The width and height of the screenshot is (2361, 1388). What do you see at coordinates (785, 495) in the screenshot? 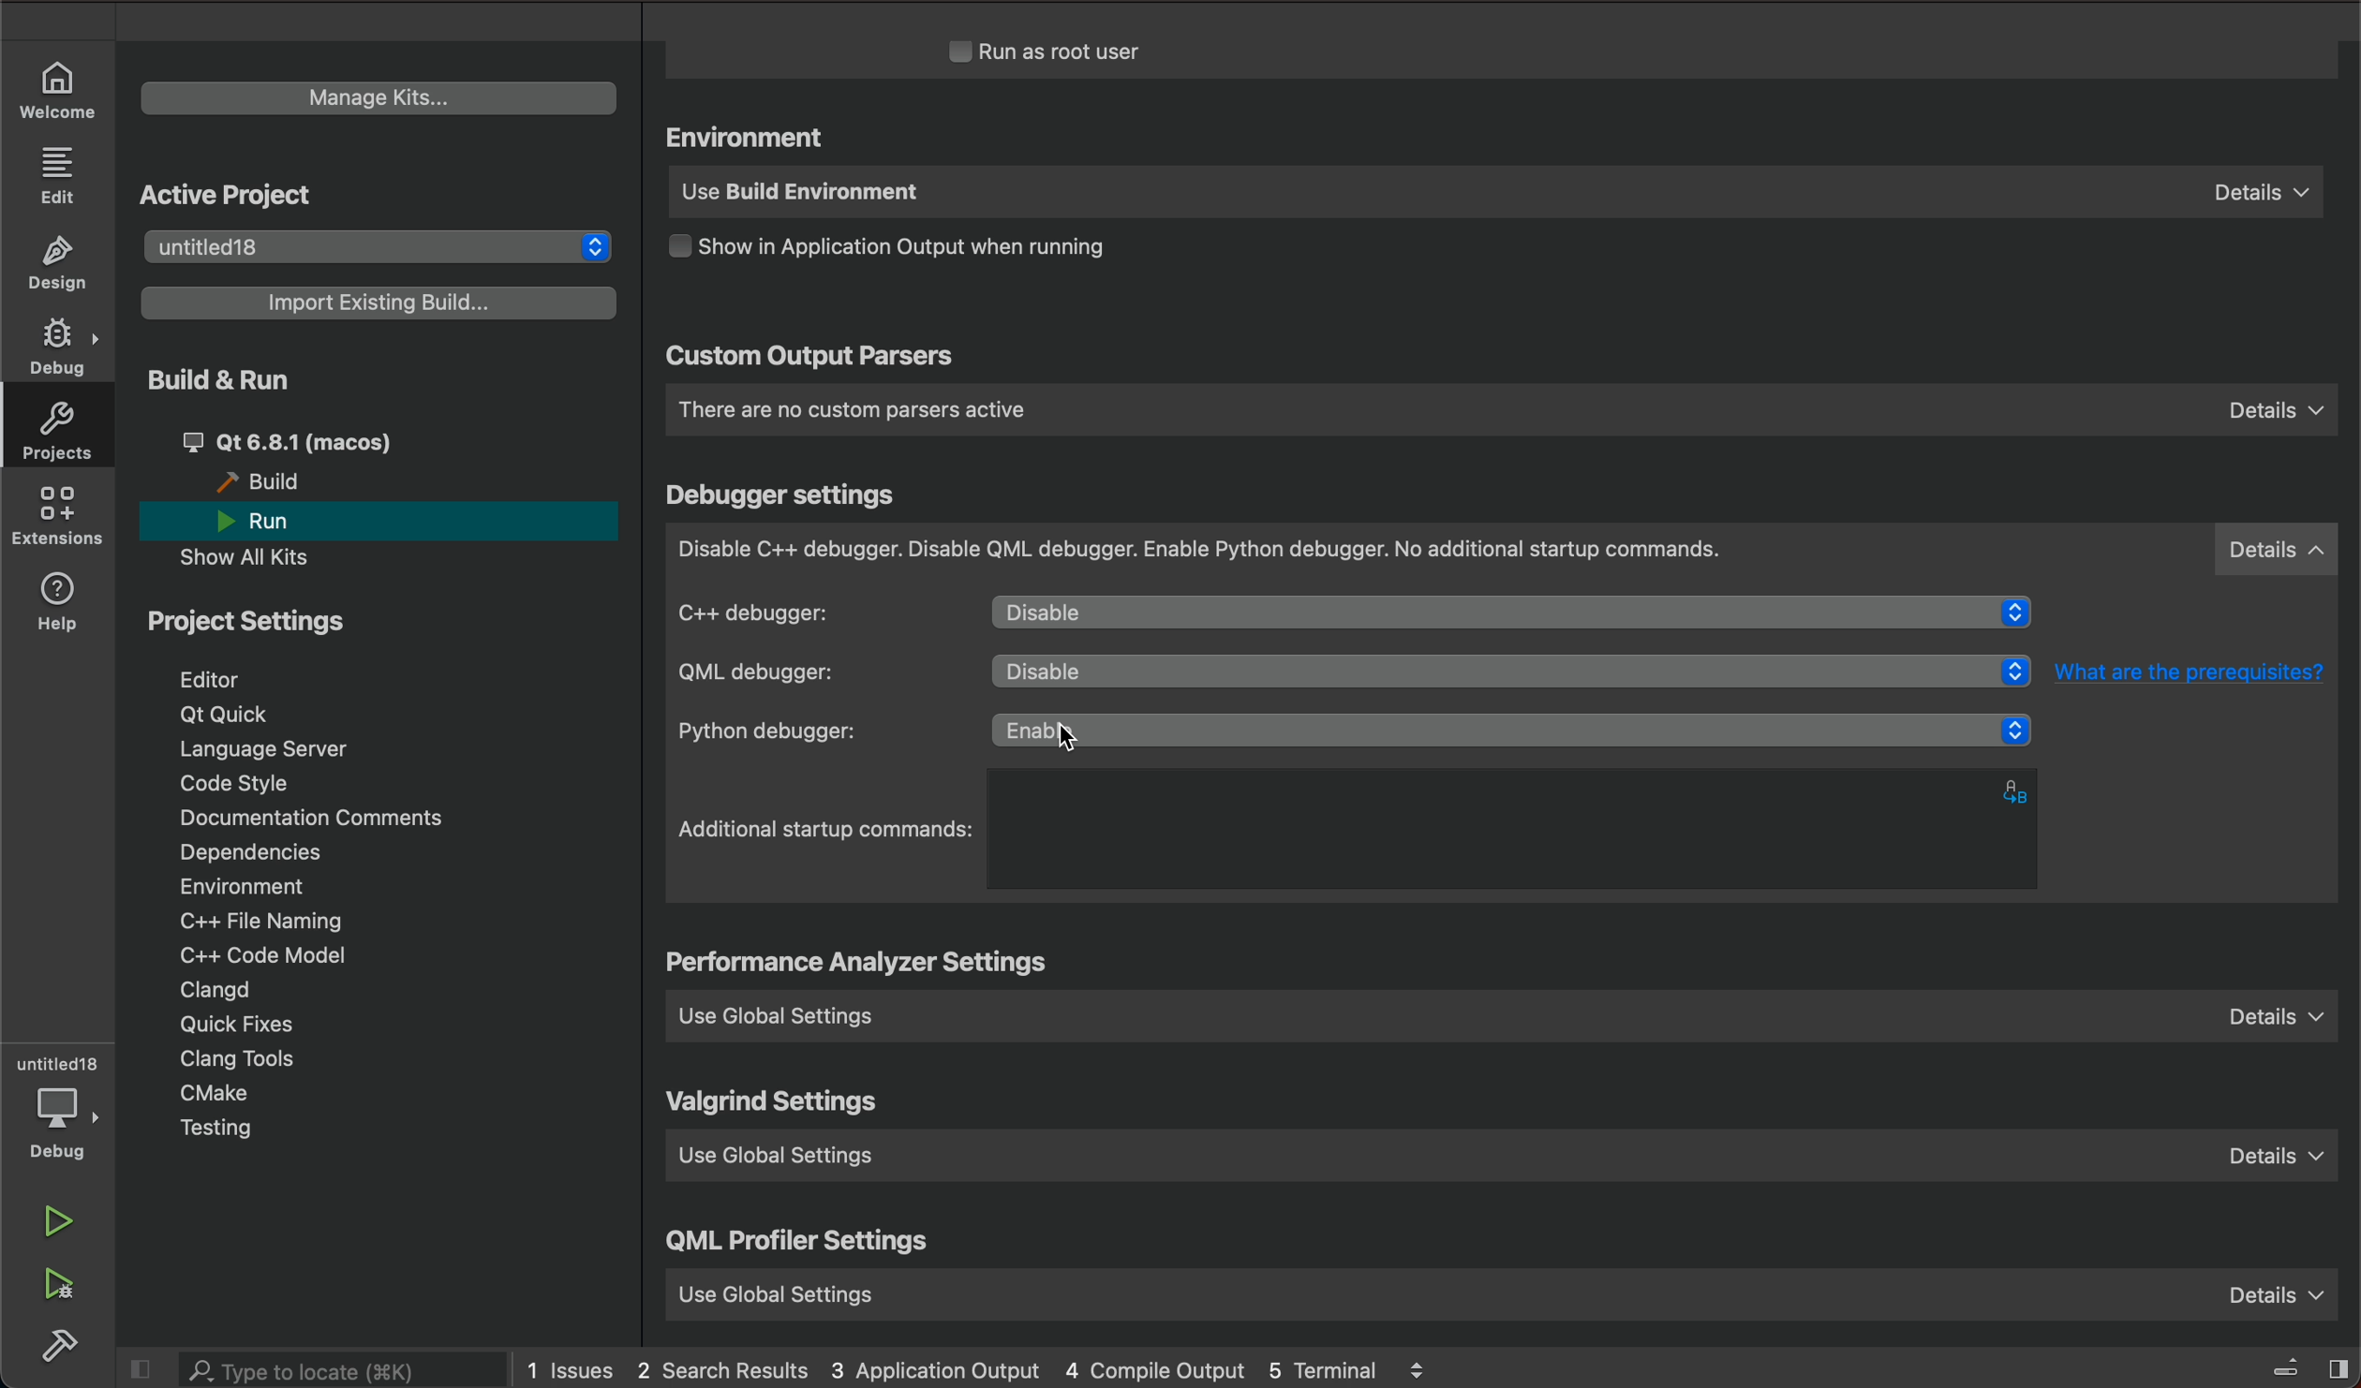
I see `debugger settings` at bounding box center [785, 495].